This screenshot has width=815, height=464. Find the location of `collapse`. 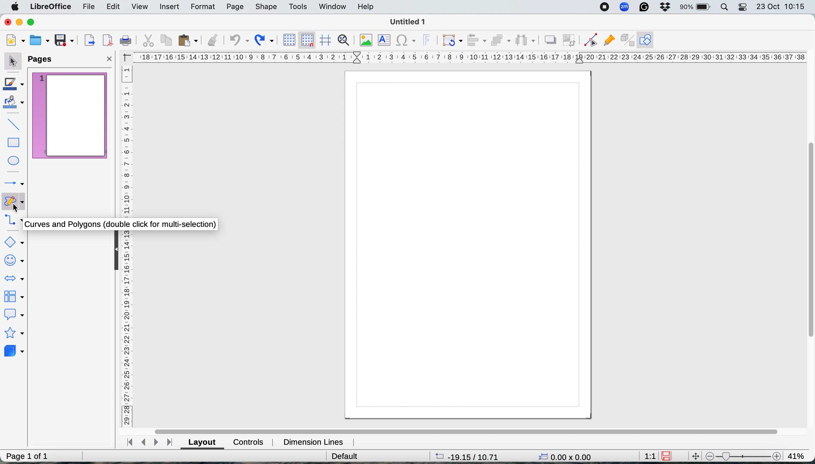

collapse is located at coordinates (113, 254).